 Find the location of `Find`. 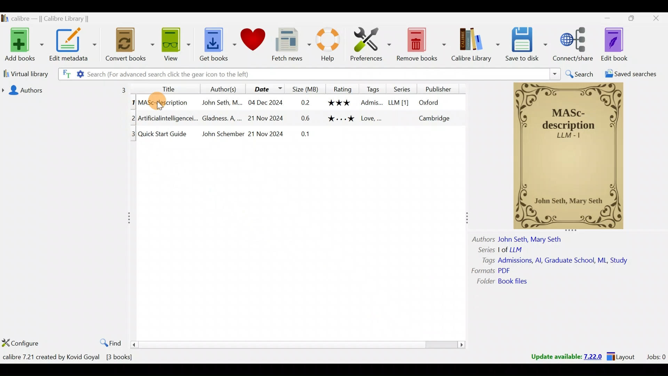

Find is located at coordinates (109, 342).